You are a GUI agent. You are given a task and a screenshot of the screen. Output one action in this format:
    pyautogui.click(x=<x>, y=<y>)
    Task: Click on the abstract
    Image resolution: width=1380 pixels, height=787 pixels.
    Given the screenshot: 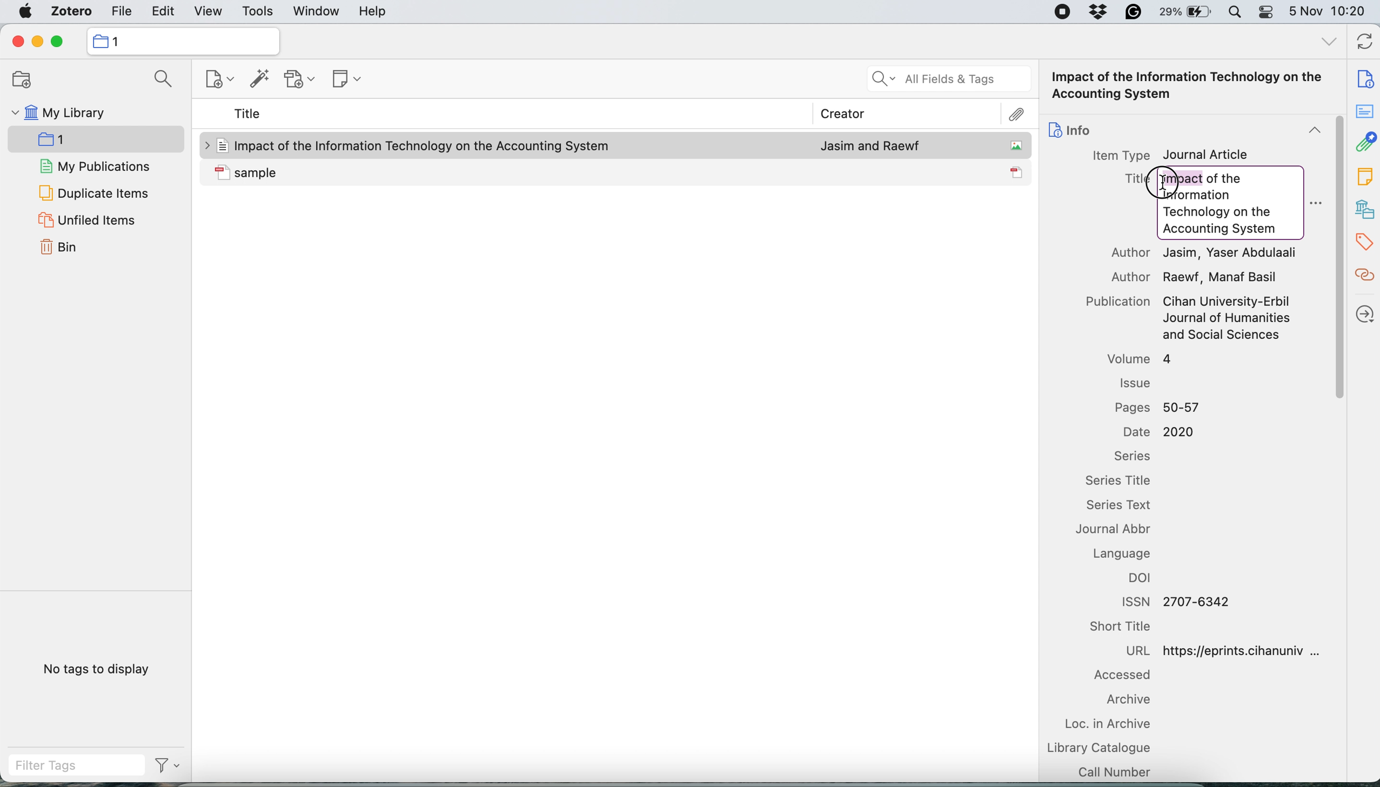 What is the action you would take?
    pyautogui.click(x=1364, y=112)
    